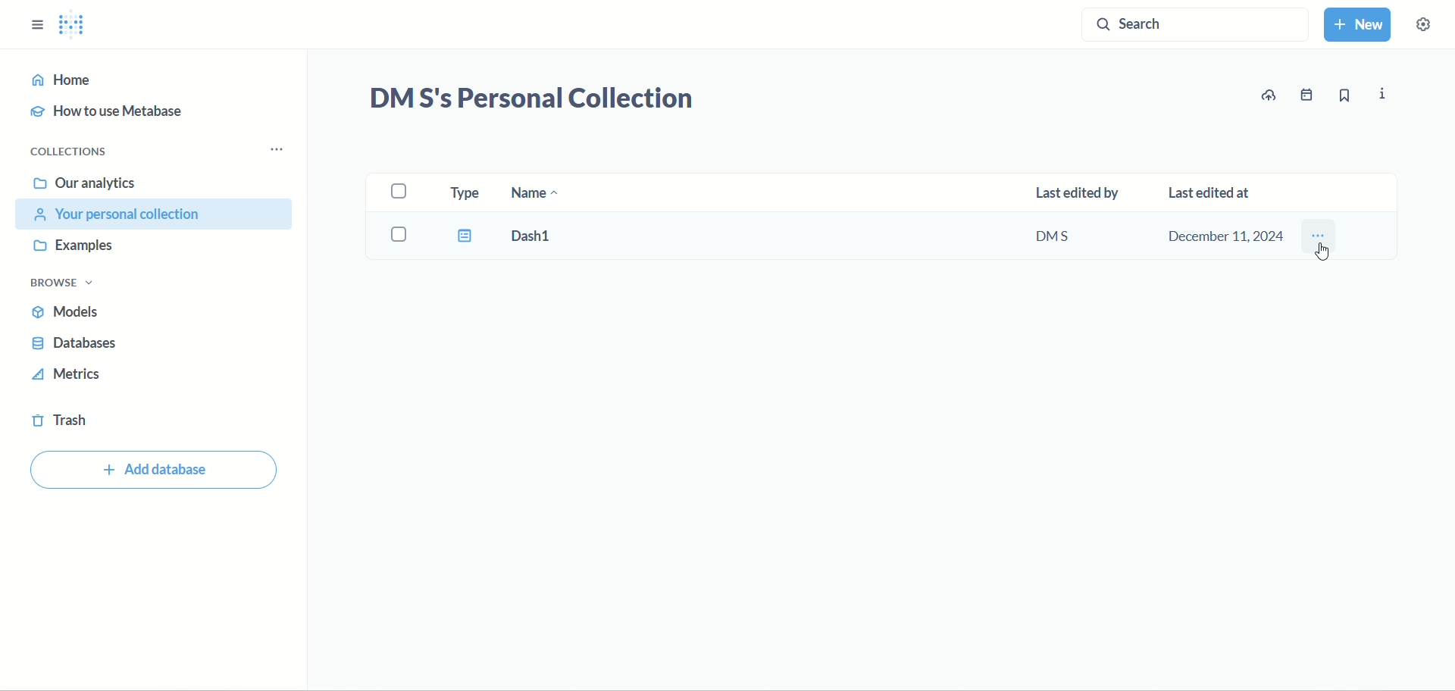 The image size is (1455, 691). What do you see at coordinates (530, 100) in the screenshot?
I see `DMS's Personal Collection` at bounding box center [530, 100].